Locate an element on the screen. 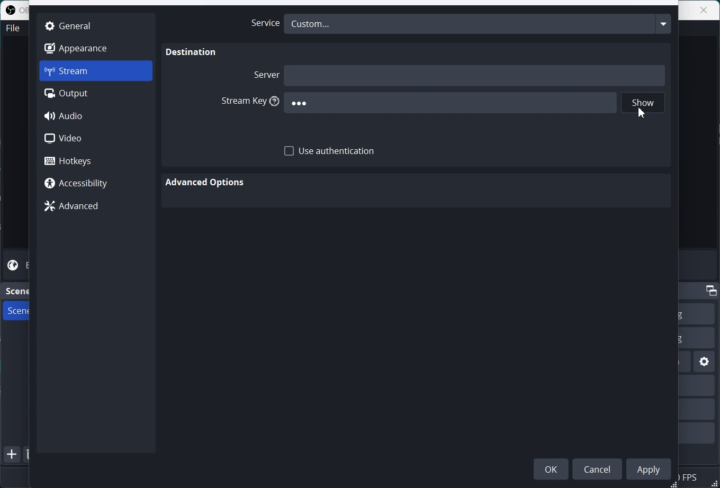 This screenshot has height=488, width=720. Use Authentication is located at coordinates (330, 151).